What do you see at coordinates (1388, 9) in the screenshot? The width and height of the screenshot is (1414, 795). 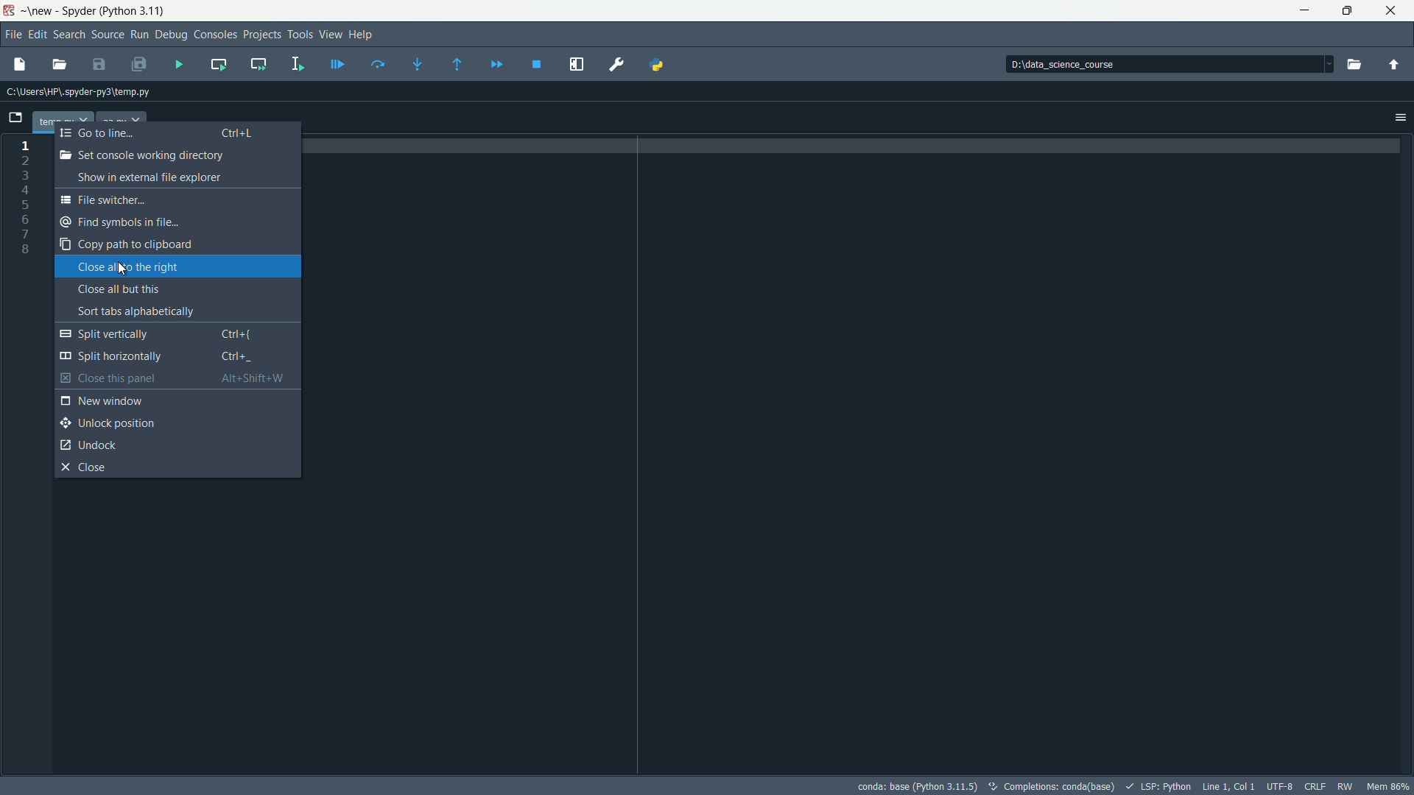 I see `close` at bounding box center [1388, 9].